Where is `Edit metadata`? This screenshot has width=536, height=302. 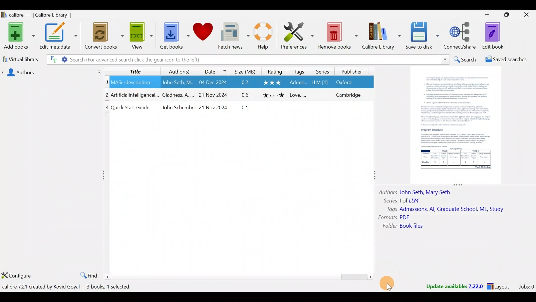 Edit metadata is located at coordinates (60, 36).